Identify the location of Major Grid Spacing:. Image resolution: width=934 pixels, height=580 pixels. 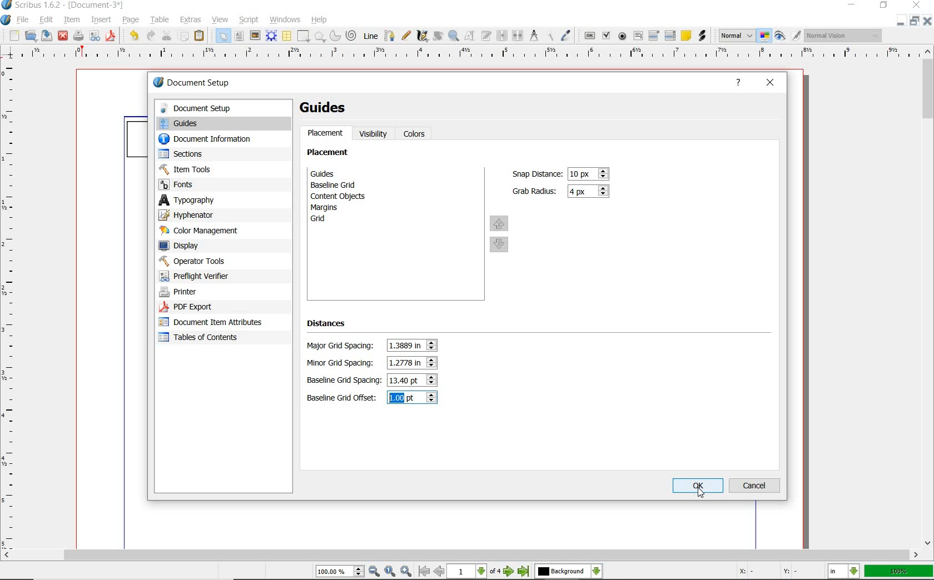
(343, 346).